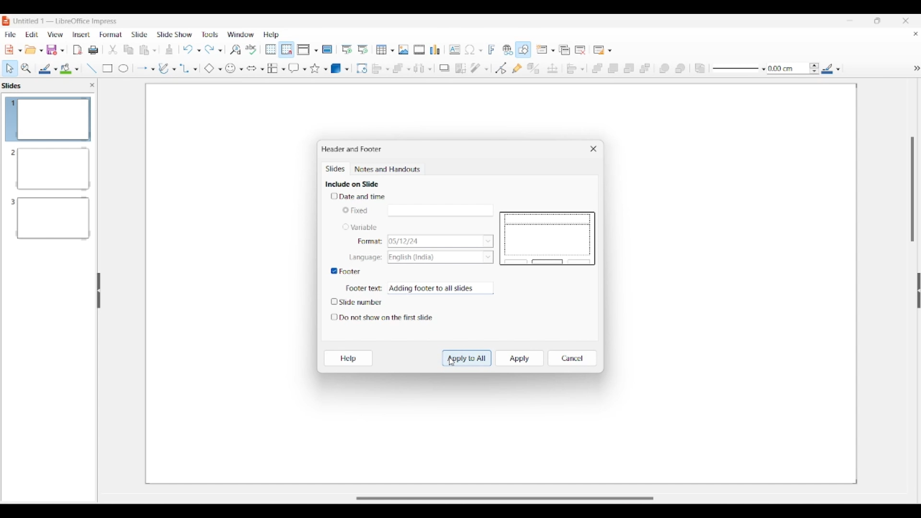 The height and width of the screenshot is (518, 921). Describe the element at coordinates (501, 68) in the screenshot. I see `Toggle point edit mode` at that location.